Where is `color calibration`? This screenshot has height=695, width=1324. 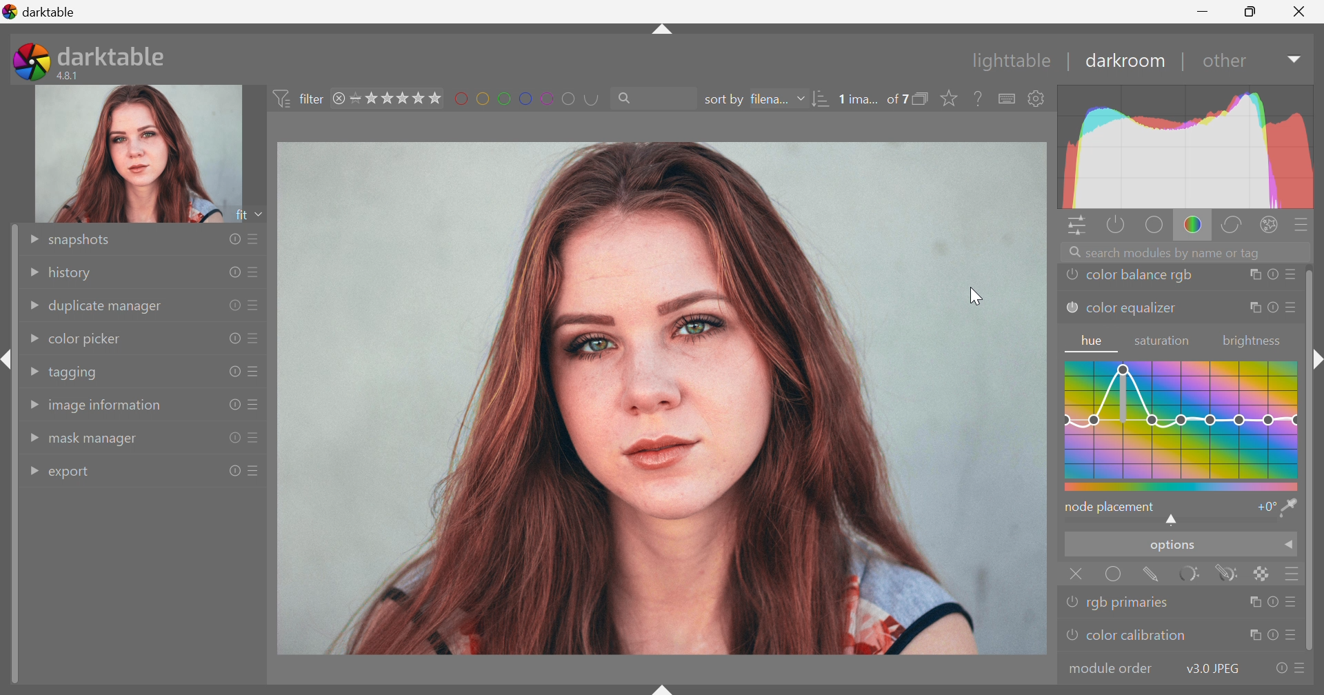 color calibration is located at coordinates (1136, 636).